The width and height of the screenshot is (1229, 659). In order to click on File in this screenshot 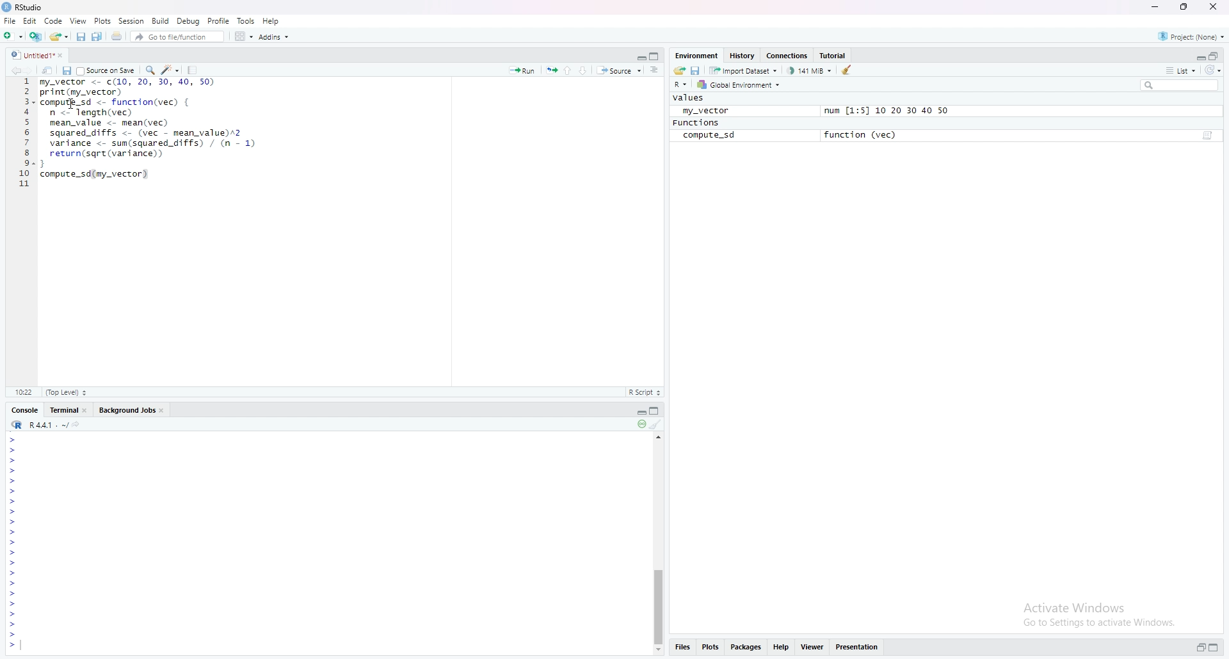, I will do `click(10, 20)`.